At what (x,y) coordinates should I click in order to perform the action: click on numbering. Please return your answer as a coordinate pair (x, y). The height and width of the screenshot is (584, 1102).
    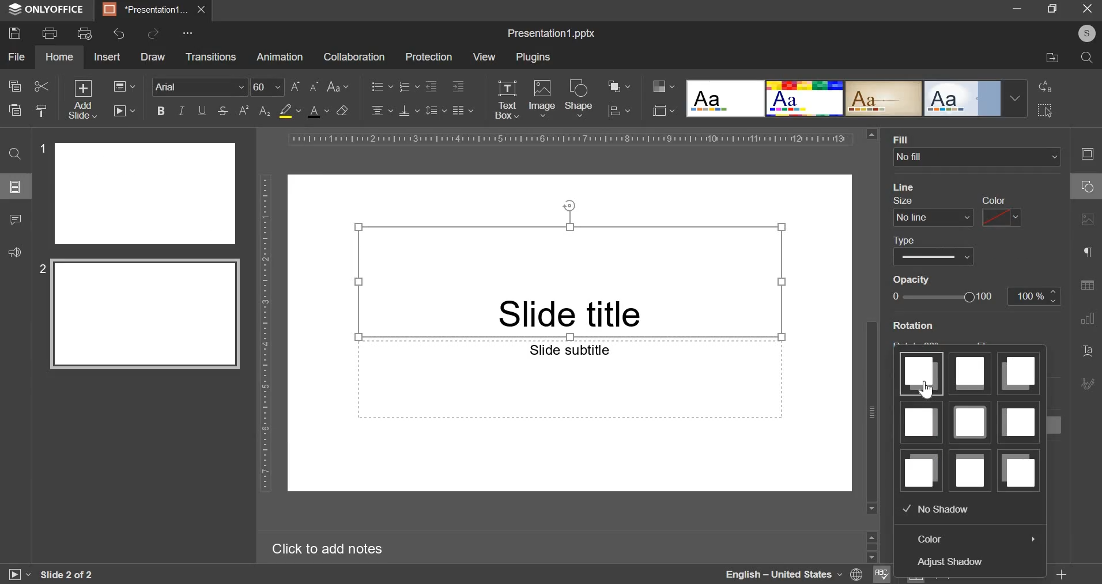
    Looking at the image, I should click on (408, 86).